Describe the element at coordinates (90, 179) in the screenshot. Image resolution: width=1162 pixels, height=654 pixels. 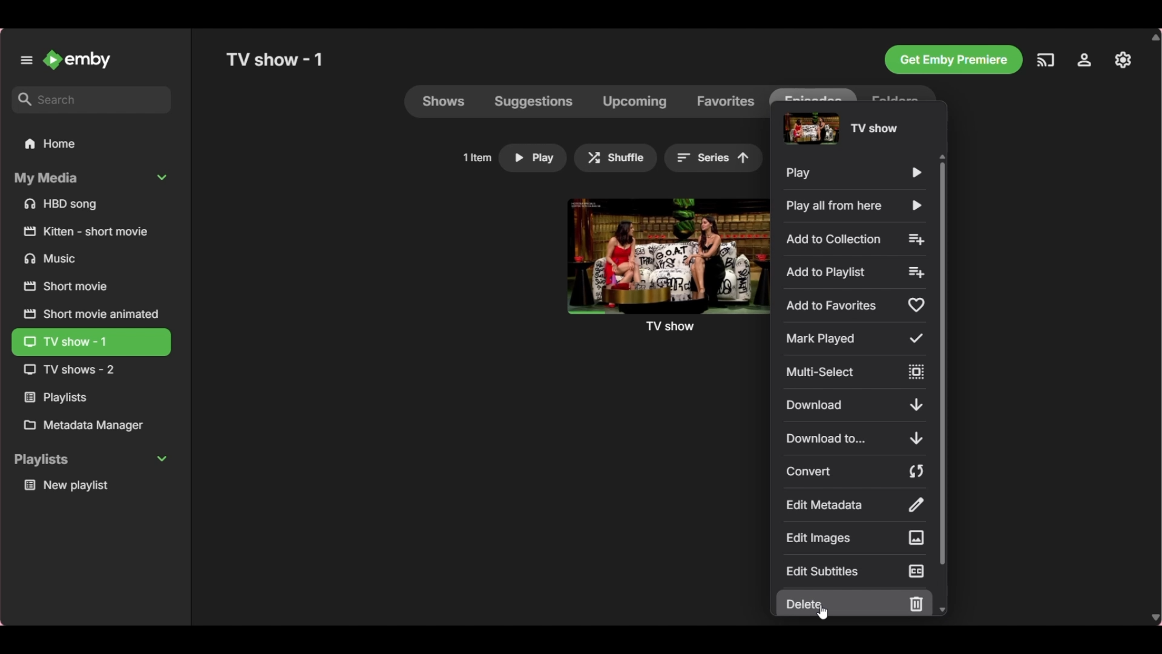
I see `Collapse My media` at that location.